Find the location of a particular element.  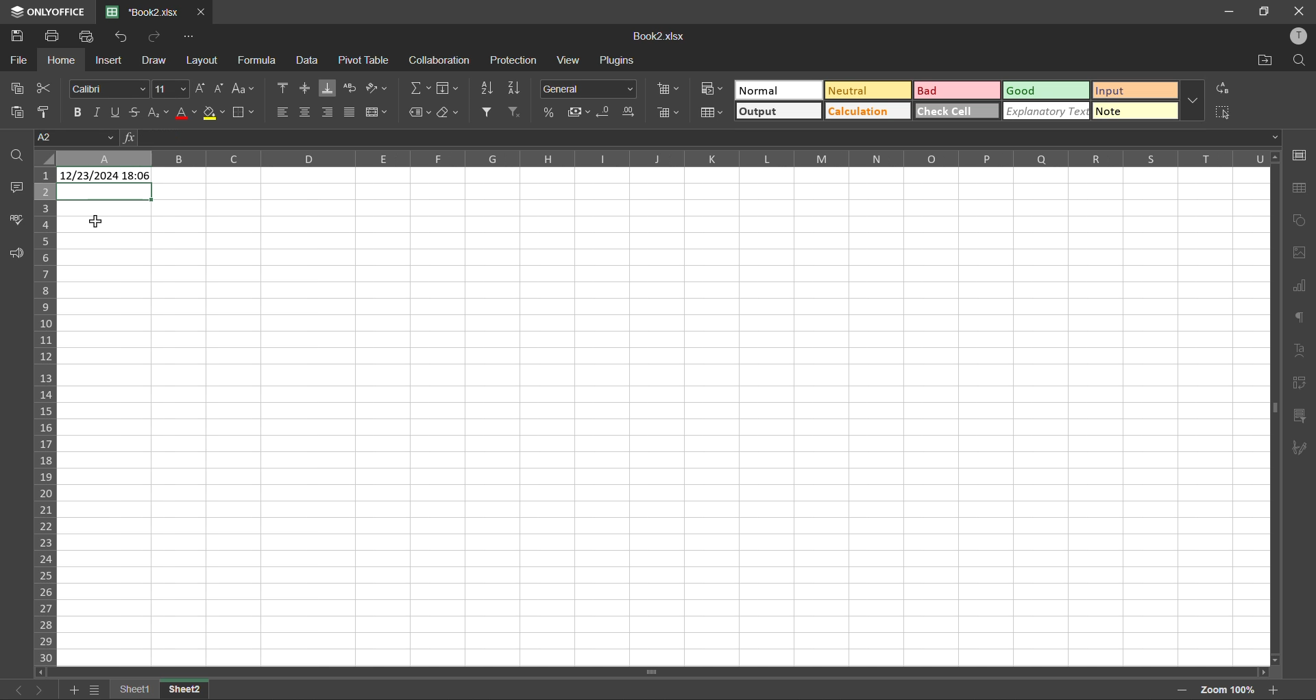

scrollbar is located at coordinates (1274, 411).